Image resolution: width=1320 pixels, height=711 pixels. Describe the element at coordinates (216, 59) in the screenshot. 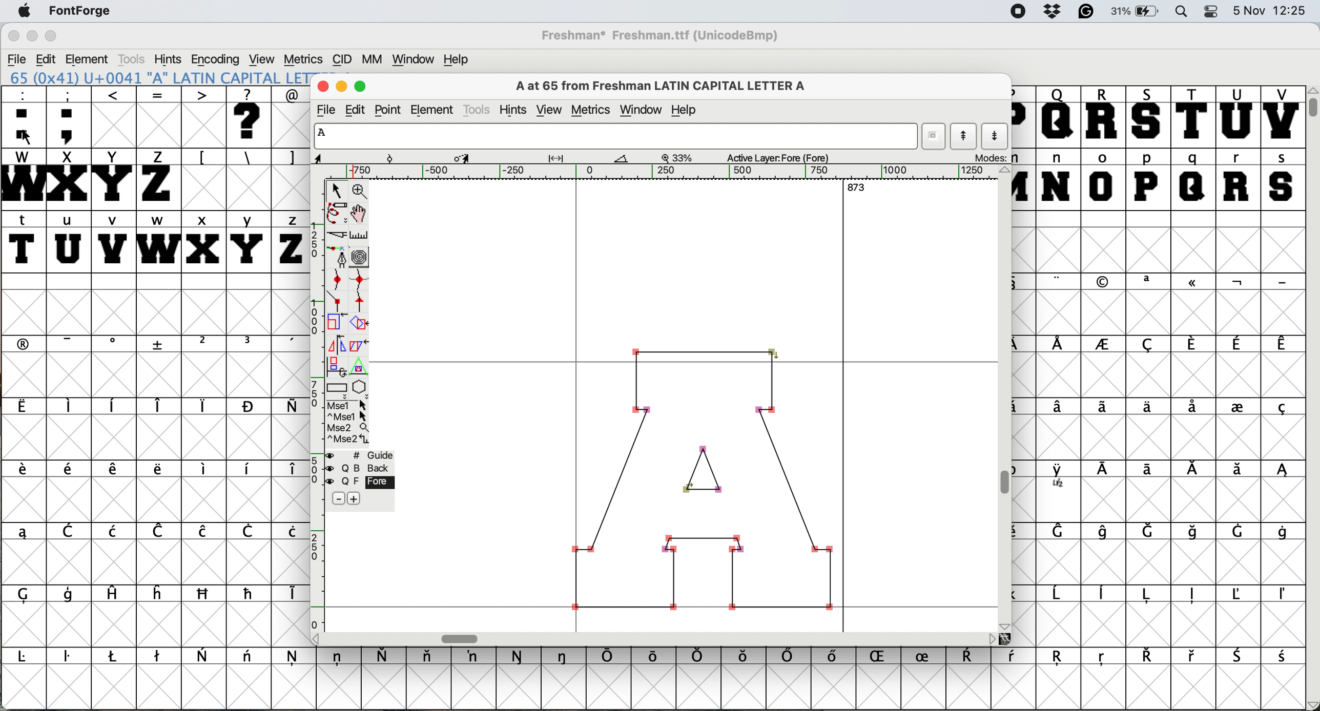

I see `encoding` at that location.